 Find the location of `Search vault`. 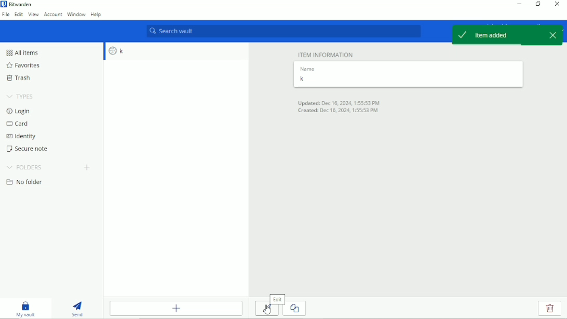

Search vault is located at coordinates (283, 32).